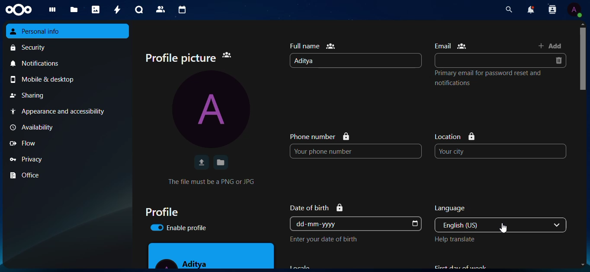 This screenshot has width=590, height=272. What do you see at coordinates (452, 46) in the screenshot?
I see `email` at bounding box center [452, 46].